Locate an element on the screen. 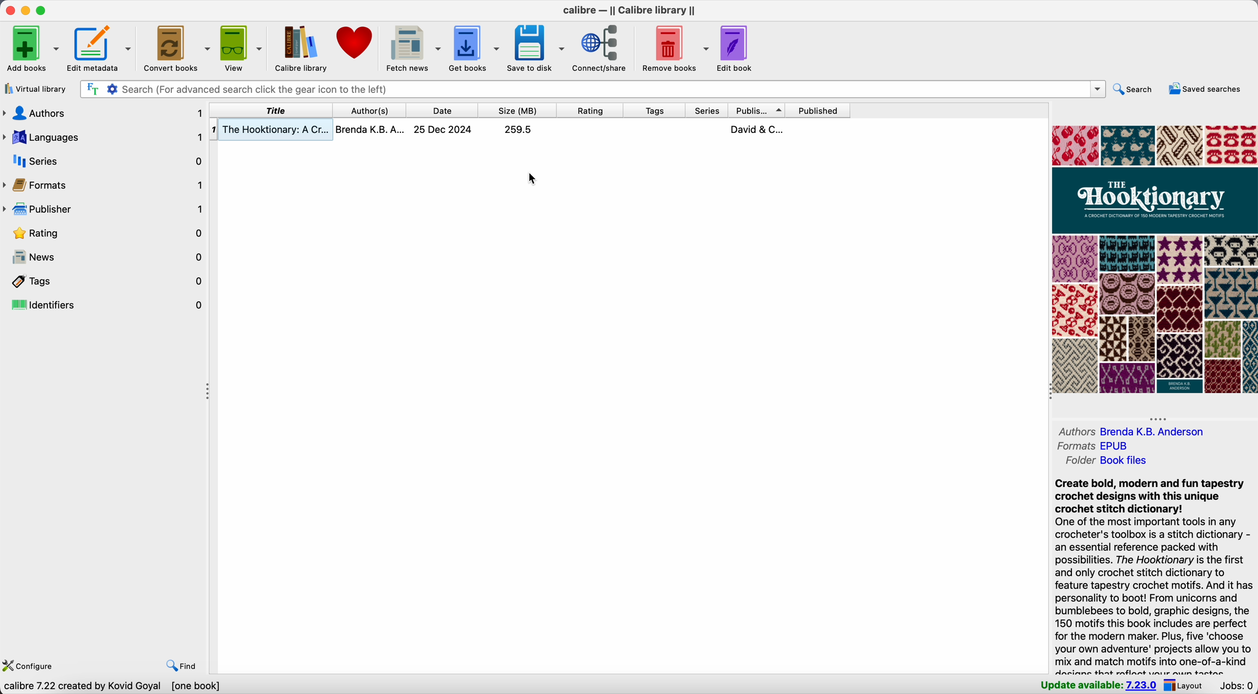  search bar is located at coordinates (590, 89).